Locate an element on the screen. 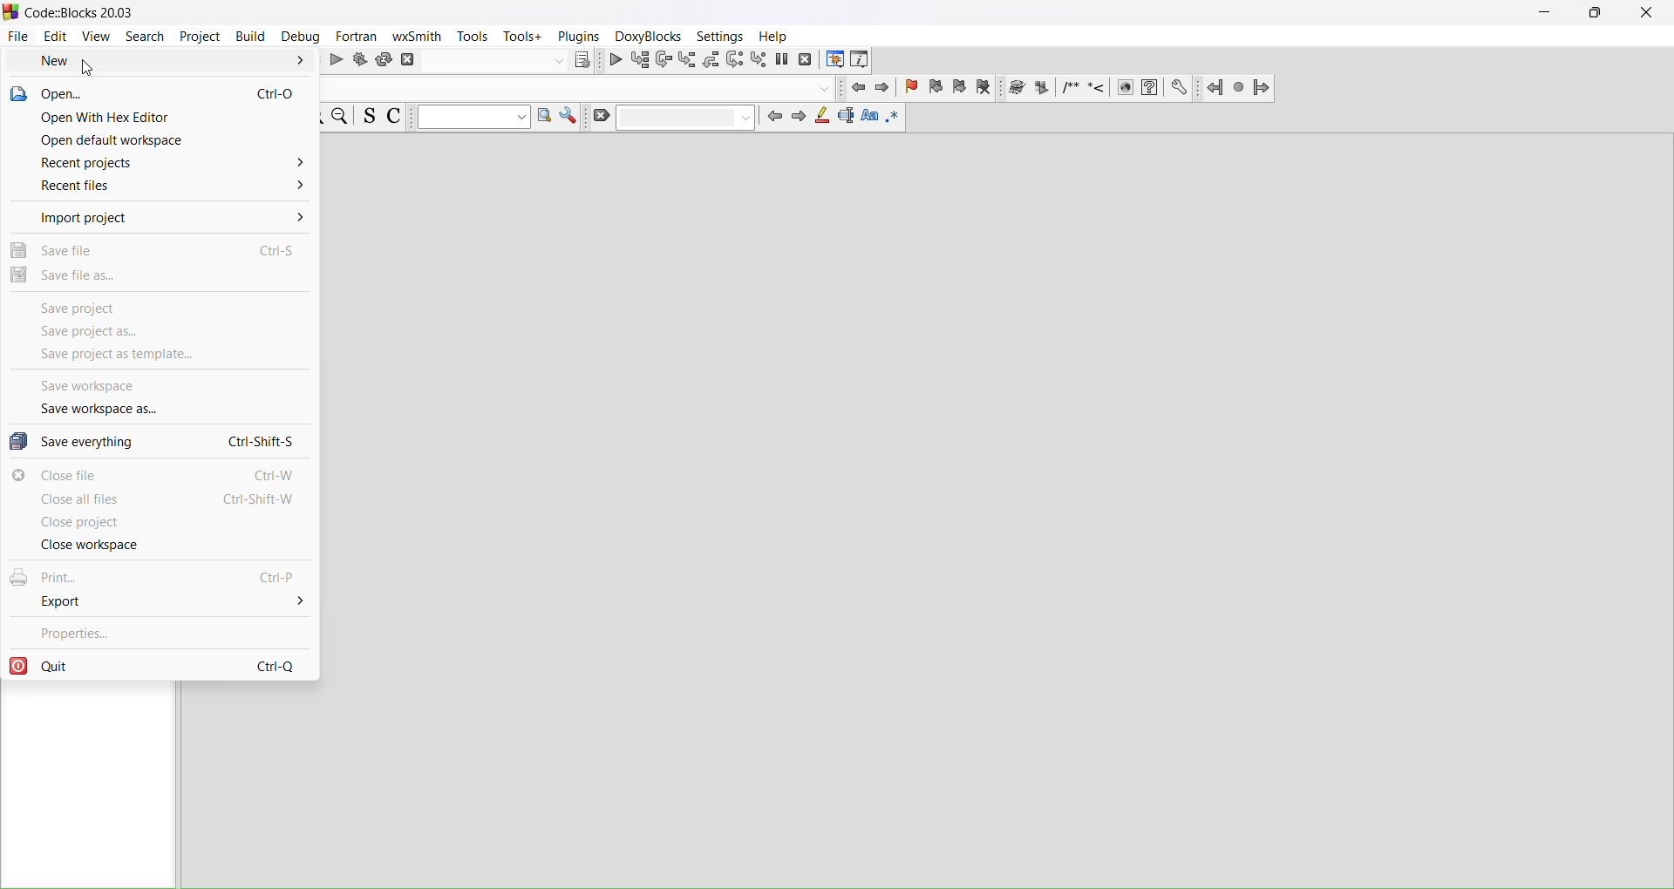  cursor is located at coordinates (90, 71).